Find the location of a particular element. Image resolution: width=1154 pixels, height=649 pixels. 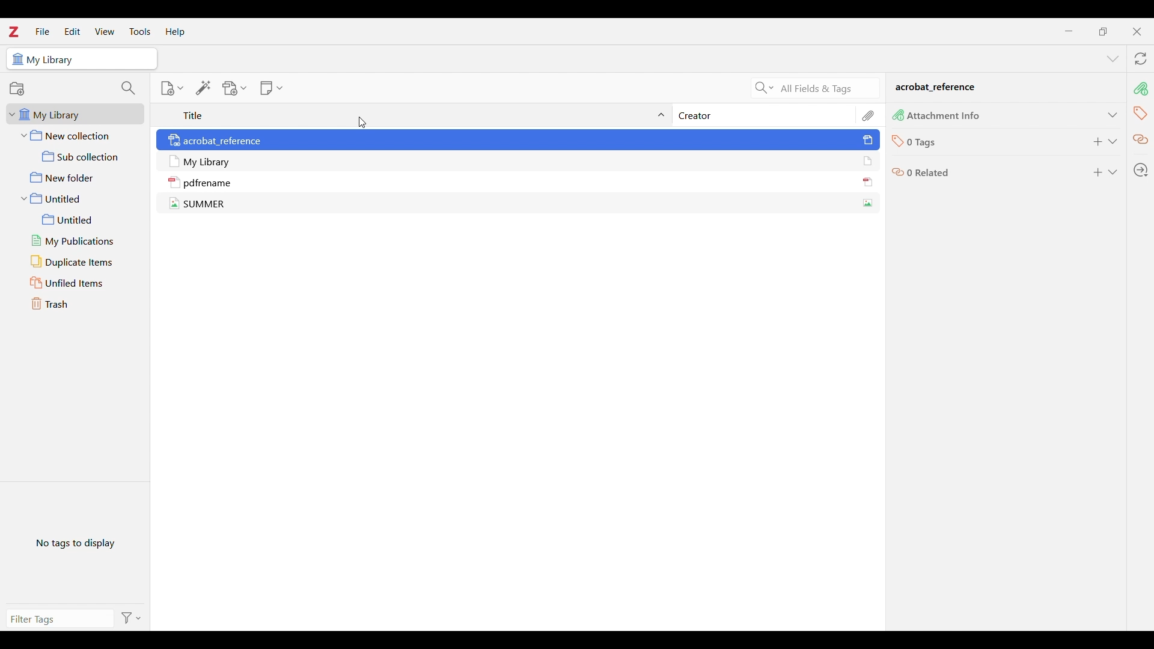

icon is located at coordinates (17, 59).